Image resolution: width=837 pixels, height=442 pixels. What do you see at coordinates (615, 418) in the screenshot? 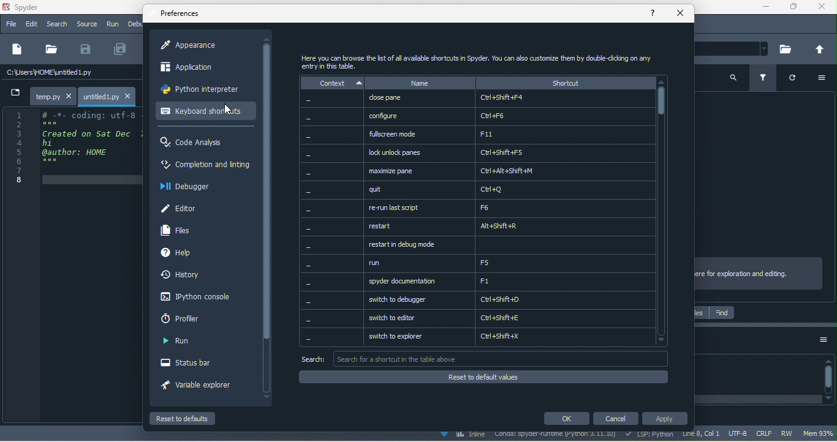
I see `cancel` at bounding box center [615, 418].